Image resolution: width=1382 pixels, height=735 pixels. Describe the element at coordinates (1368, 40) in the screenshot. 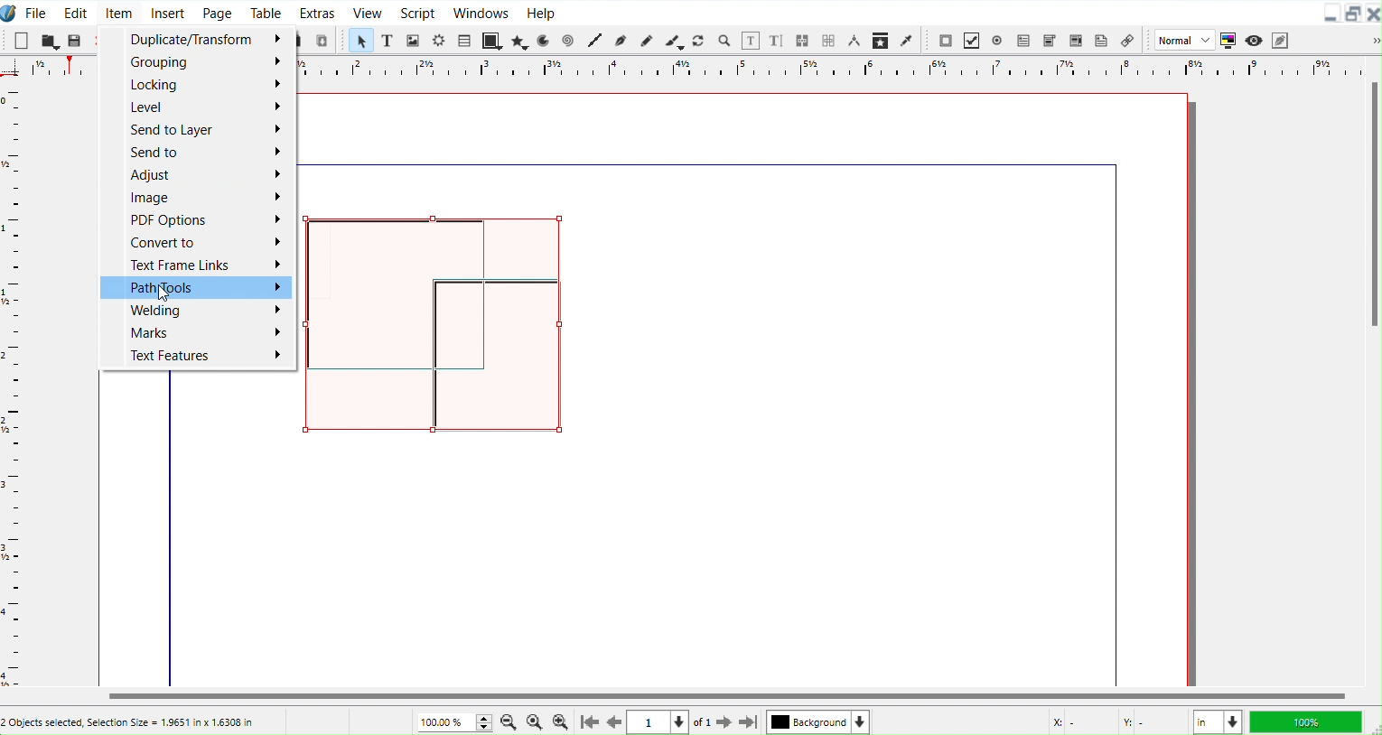

I see `Drop down box` at that location.